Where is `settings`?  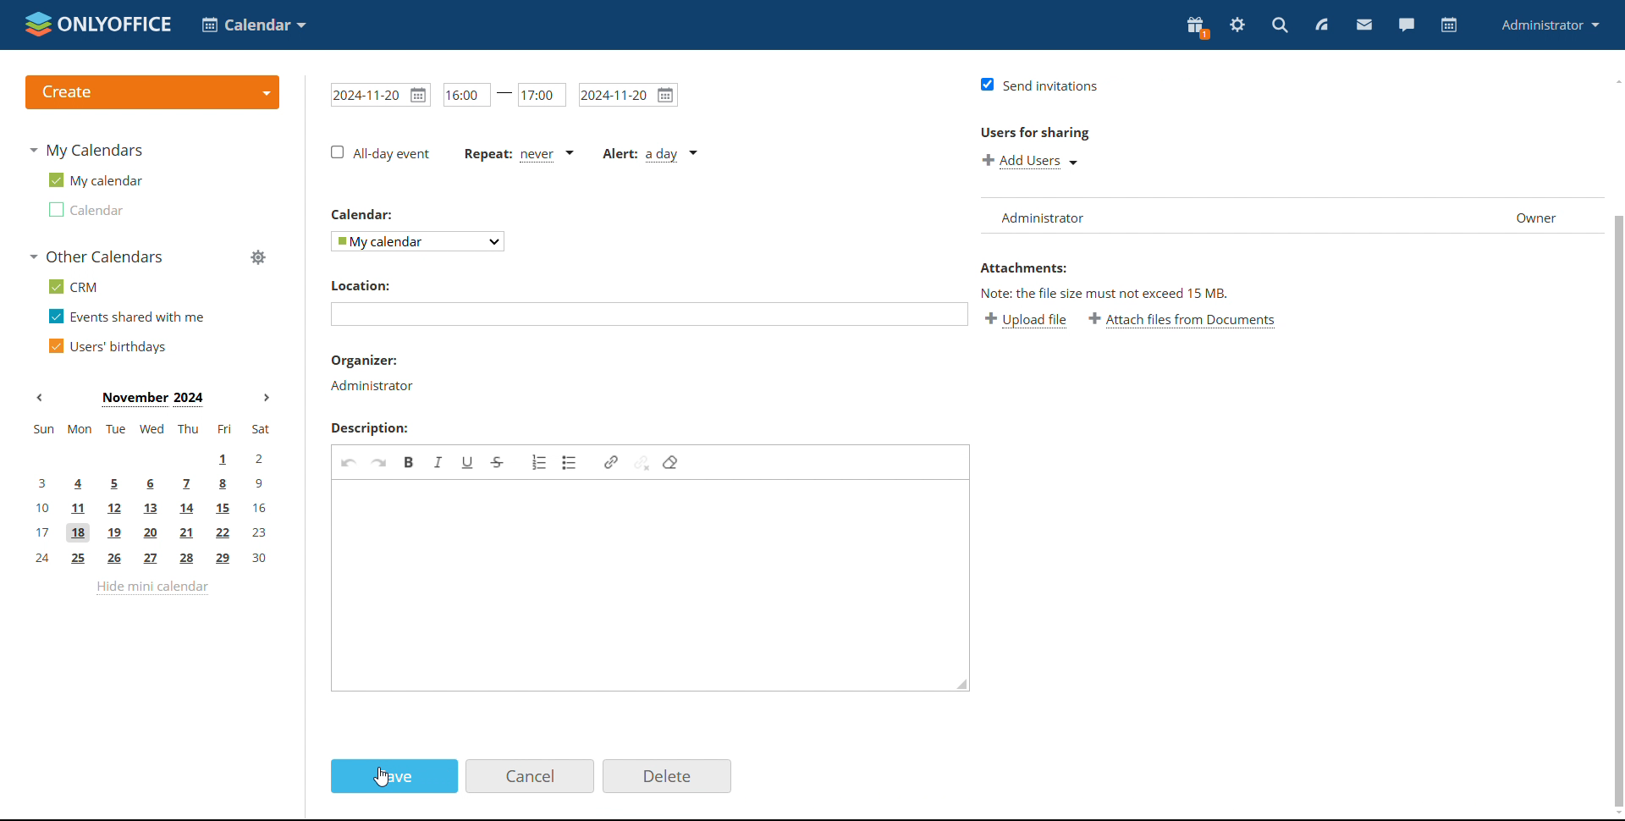 settings is located at coordinates (1238, 25).